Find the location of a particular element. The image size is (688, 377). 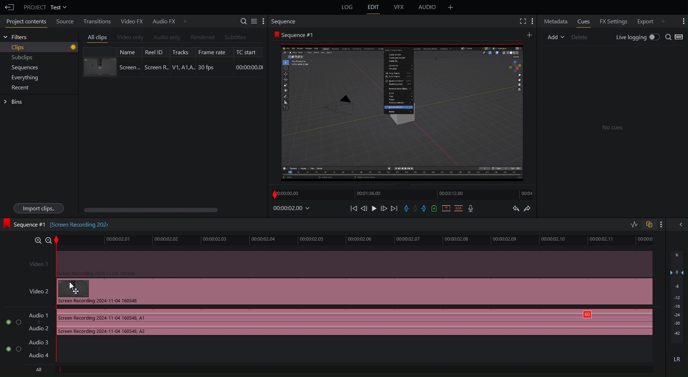

Rendered is located at coordinates (201, 37).